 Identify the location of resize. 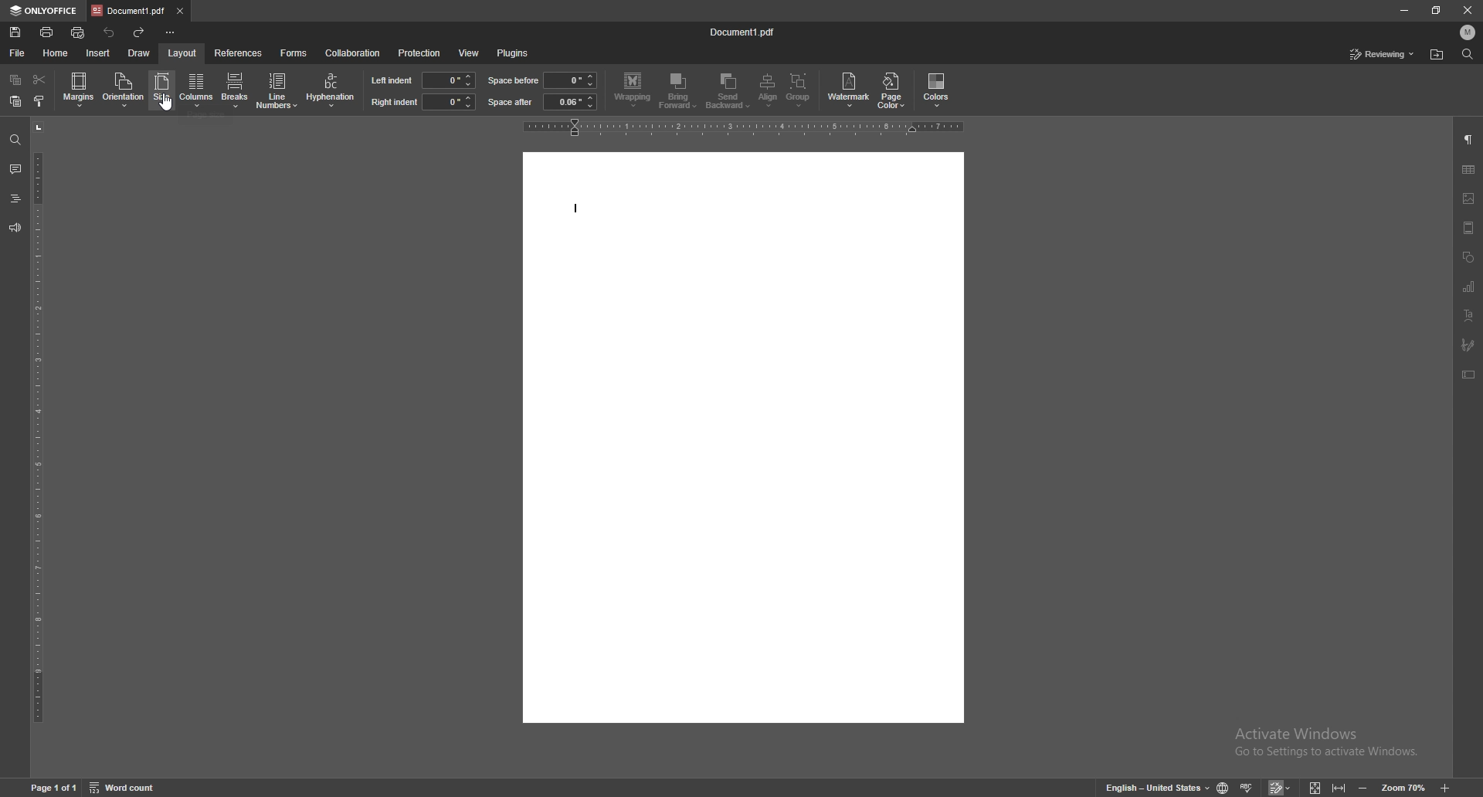
(1436, 11).